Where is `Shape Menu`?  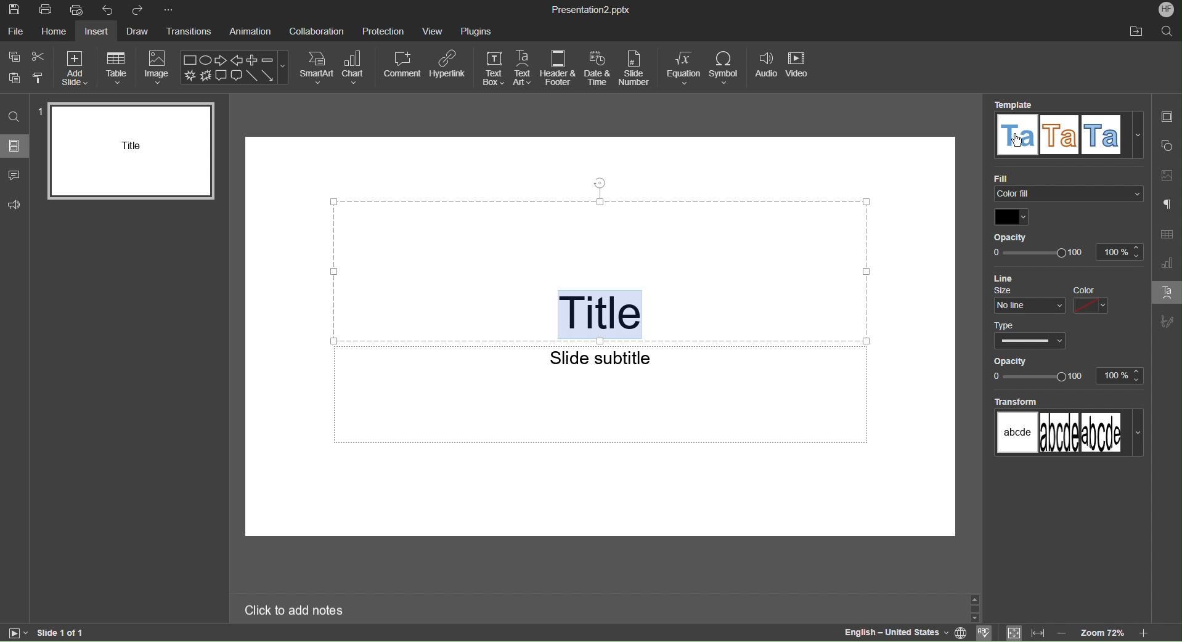
Shape Menu is located at coordinates (234, 67).